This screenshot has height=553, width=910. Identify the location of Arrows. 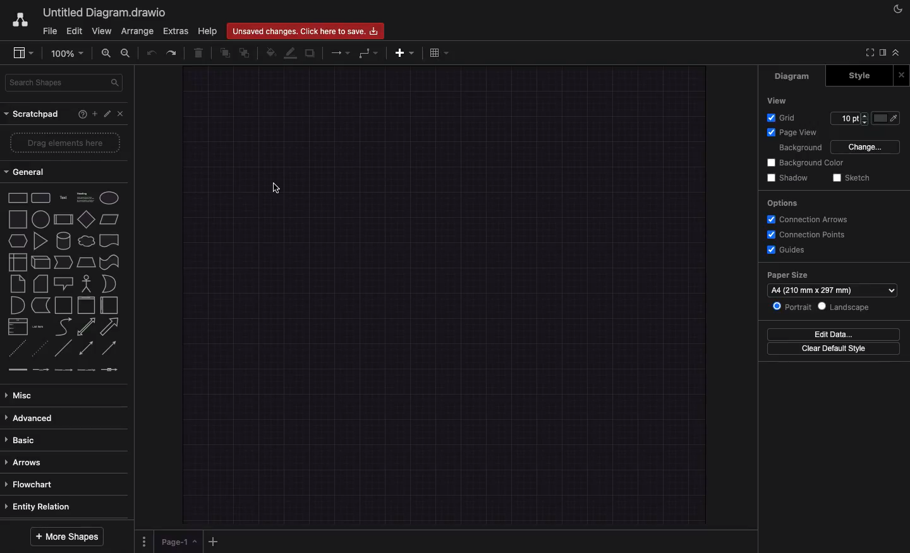
(25, 461).